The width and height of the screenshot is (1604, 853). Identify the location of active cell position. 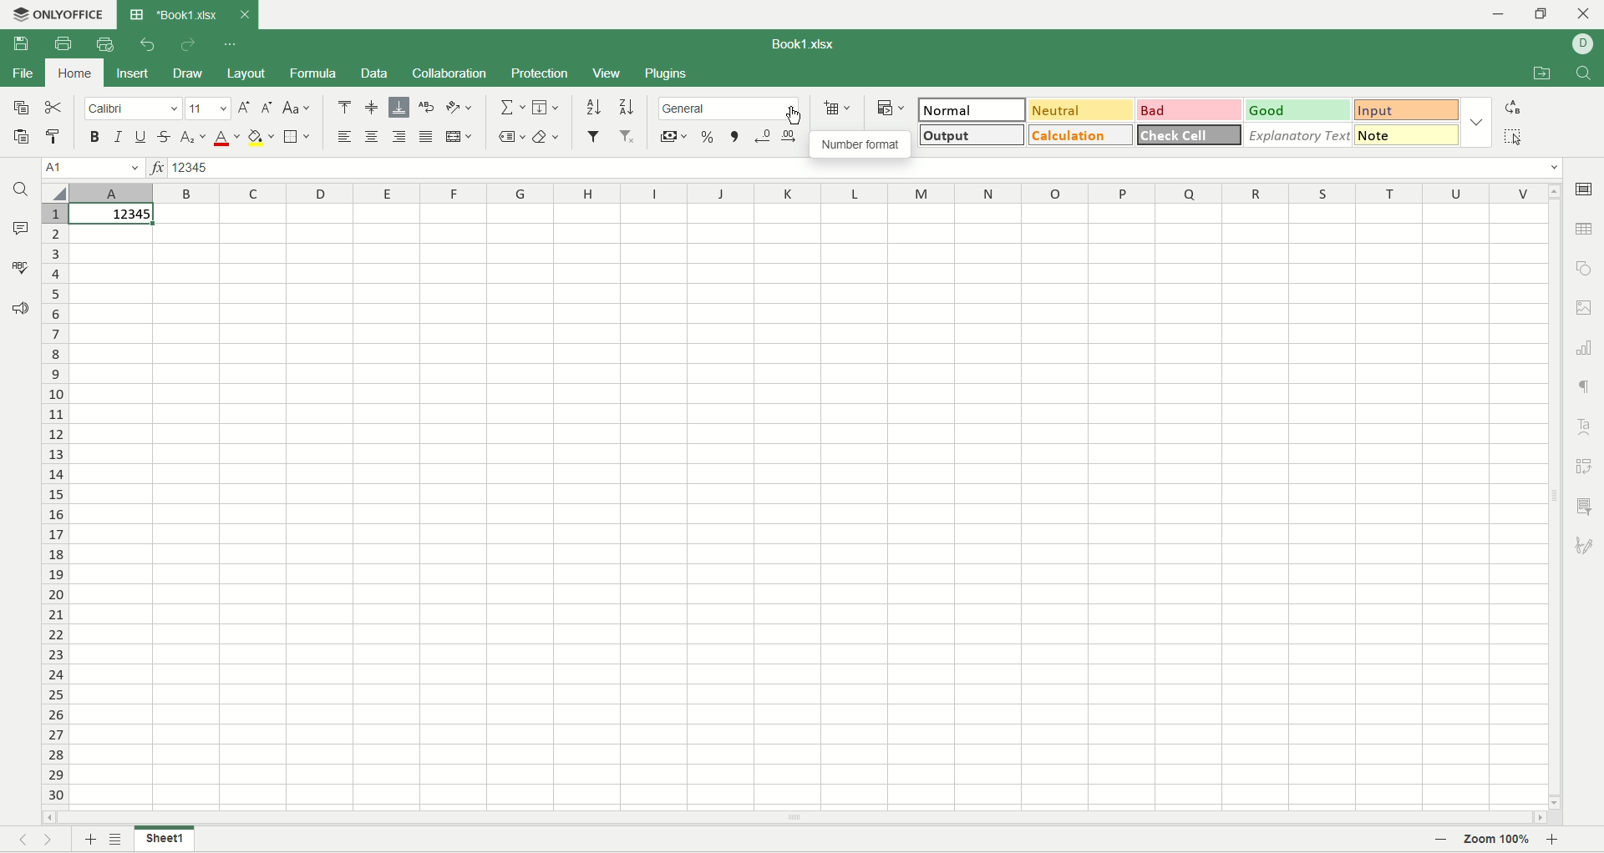
(94, 169).